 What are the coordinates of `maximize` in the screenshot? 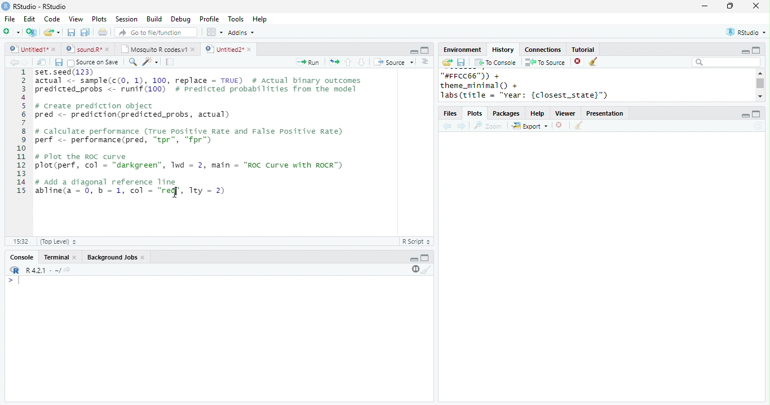 It's located at (756, 114).